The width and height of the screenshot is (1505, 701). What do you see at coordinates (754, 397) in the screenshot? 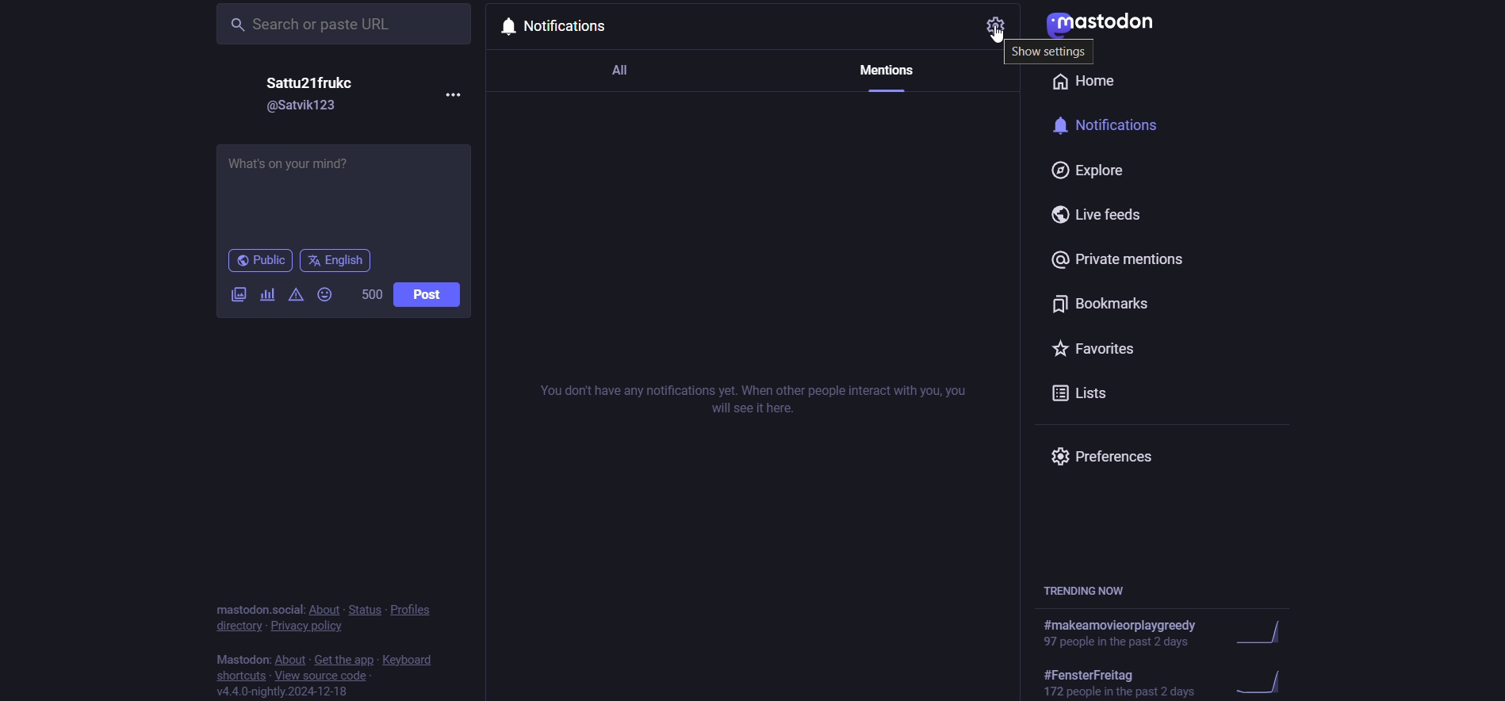
I see `You don't have any notifications yet. When other people interact with you, you will see it here.` at bounding box center [754, 397].